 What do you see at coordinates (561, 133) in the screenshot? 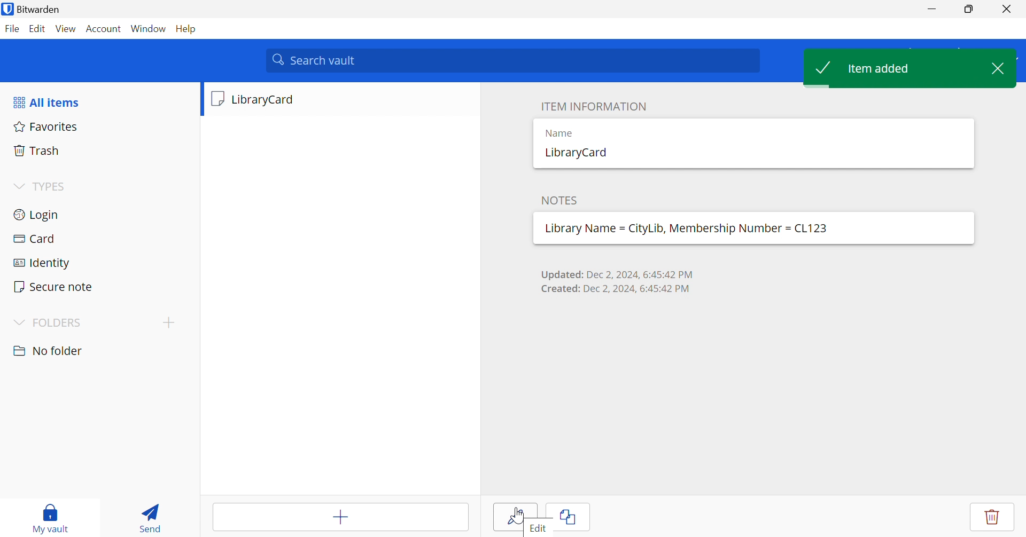
I see `Name` at bounding box center [561, 133].